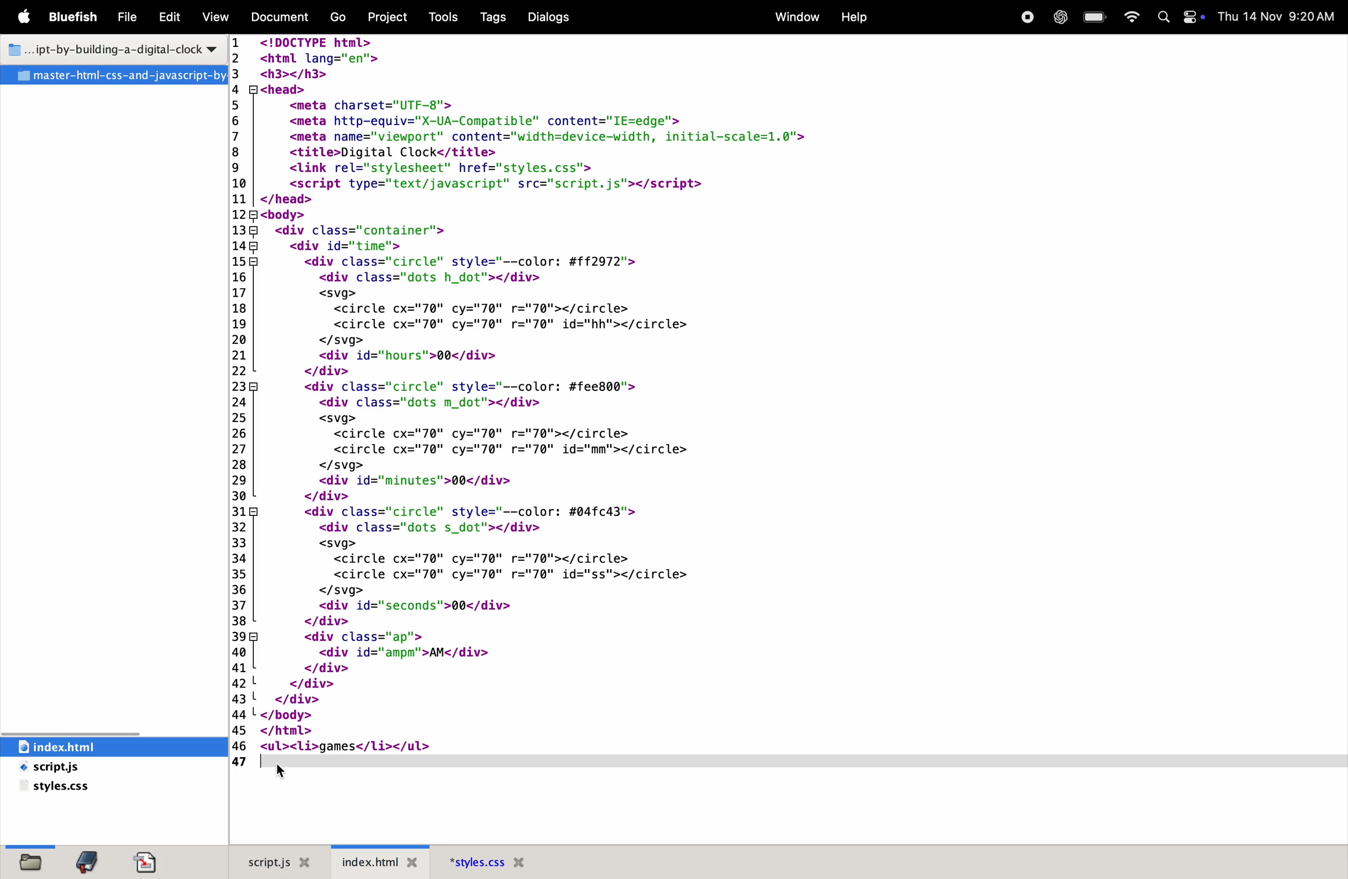  Describe the element at coordinates (490, 17) in the screenshot. I see `Tags` at that location.